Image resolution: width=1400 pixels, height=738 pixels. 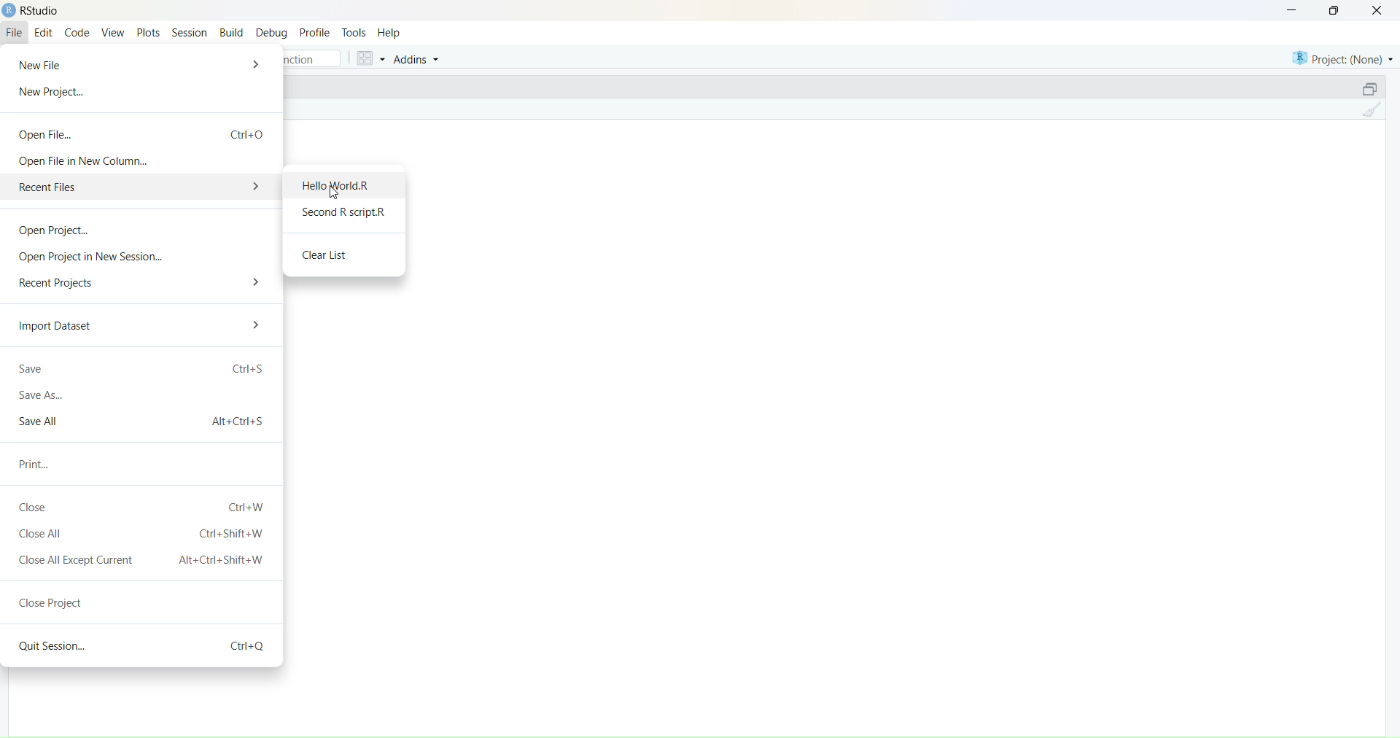 What do you see at coordinates (142, 422) in the screenshot?
I see `Save All Alt + Ctrl + S` at bounding box center [142, 422].